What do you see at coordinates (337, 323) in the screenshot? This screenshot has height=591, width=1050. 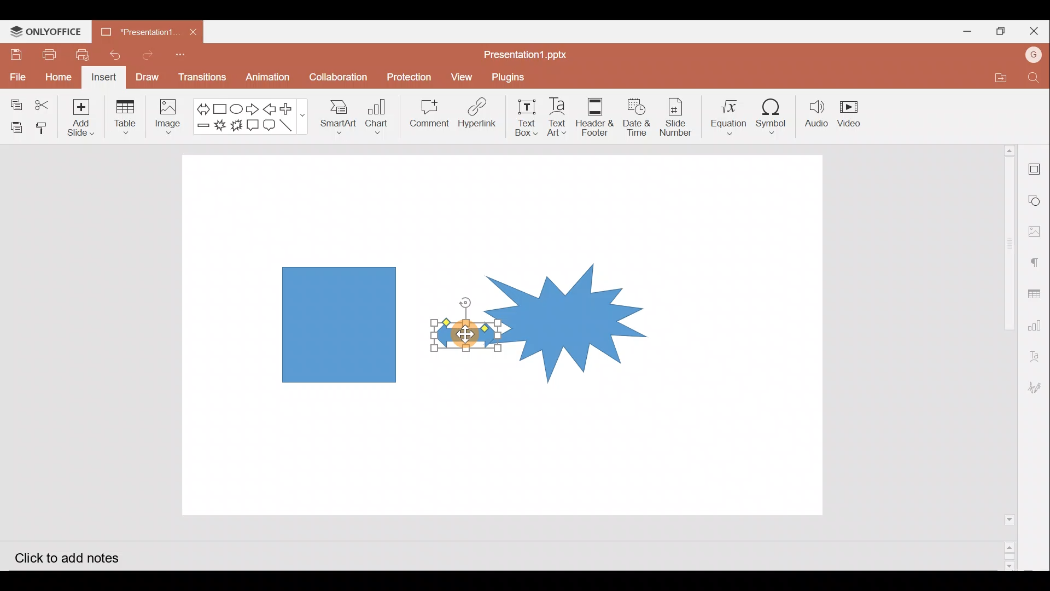 I see `Rectangle shape` at bounding box center [337, 323].